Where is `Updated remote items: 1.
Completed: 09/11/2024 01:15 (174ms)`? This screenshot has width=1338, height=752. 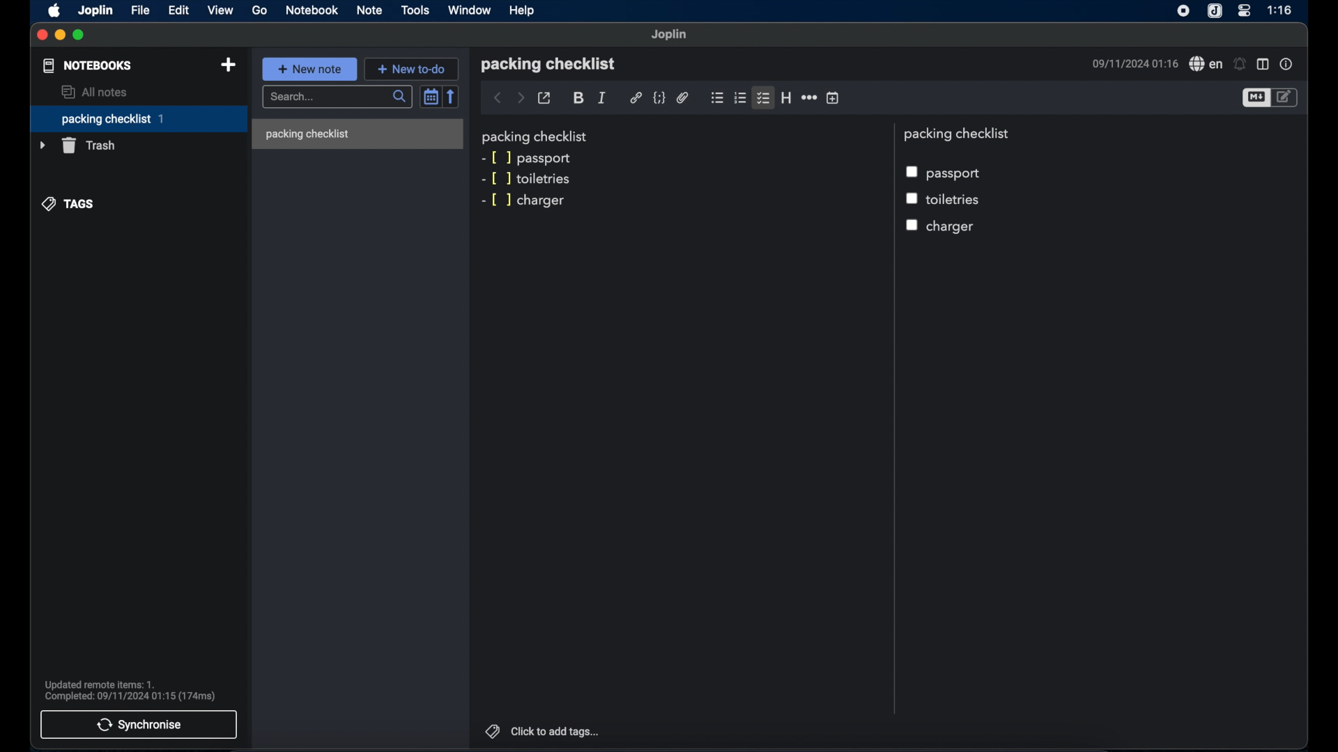
Updated remote items: 1.
Completed: 09/11/2024 01:15 (174ms) is located at coordinates (132, 688).